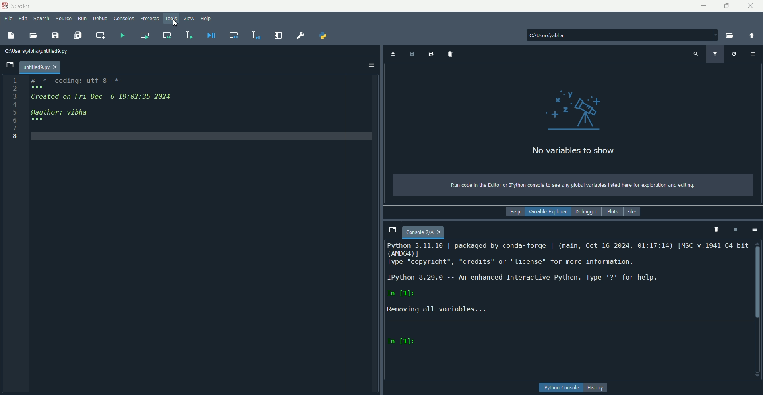 This screenshot has width=763, height=395. What do you see at coordinates (83, 19) in the screenshot?
I see `run` at bounding box center [83, 19].